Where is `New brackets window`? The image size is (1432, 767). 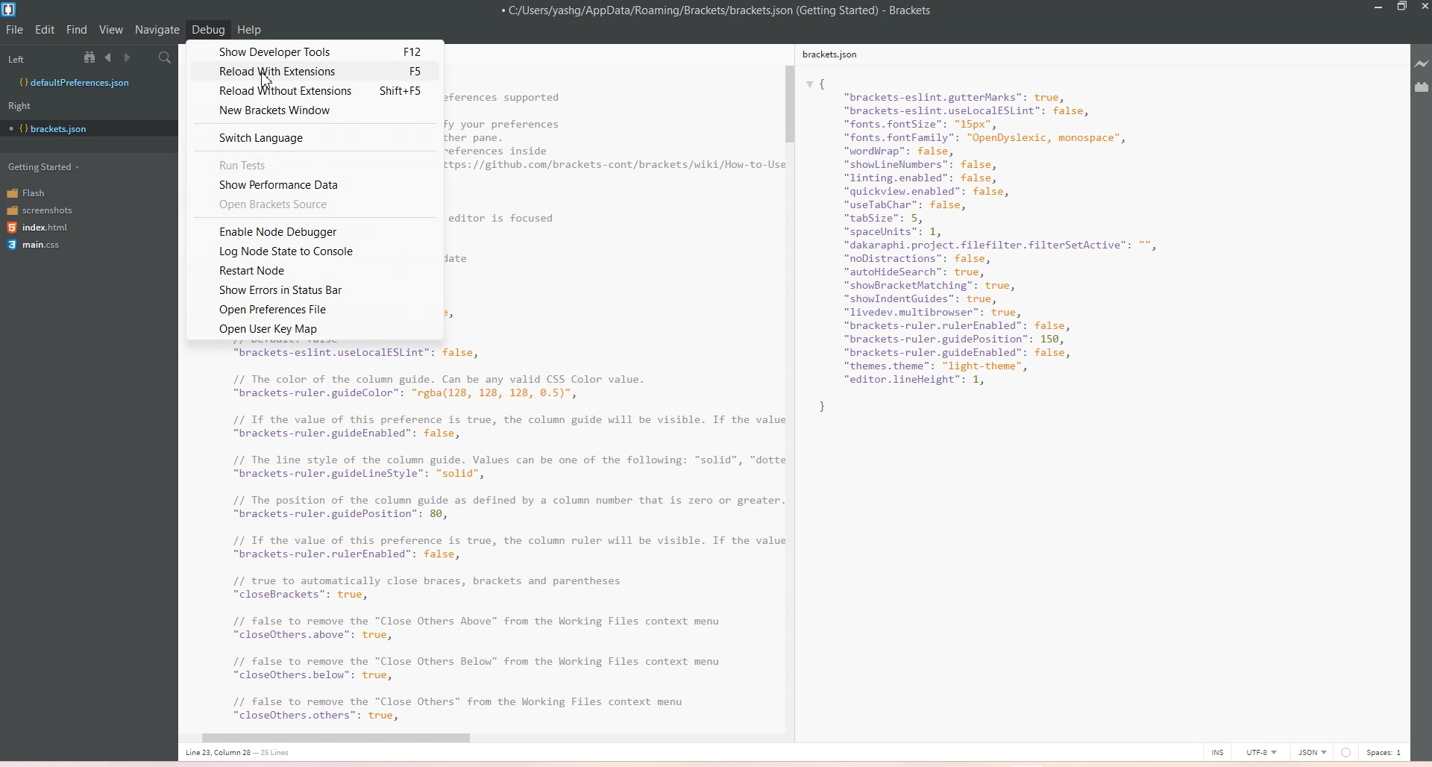
New brackets window is located at coordinates (315, 111).